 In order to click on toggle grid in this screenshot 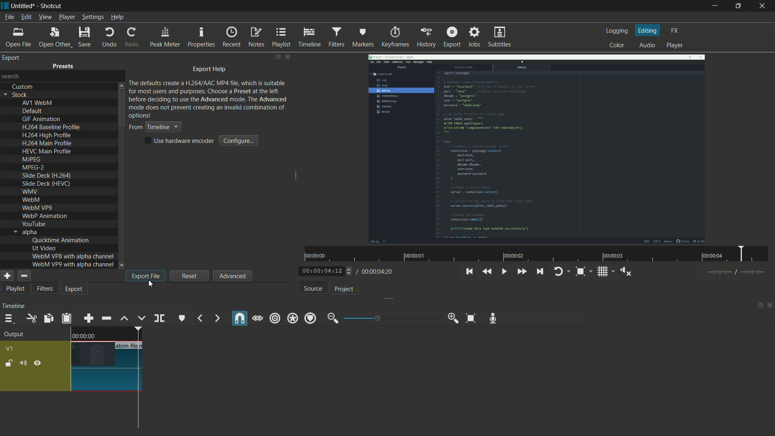, I will do `click(603, 272)`.